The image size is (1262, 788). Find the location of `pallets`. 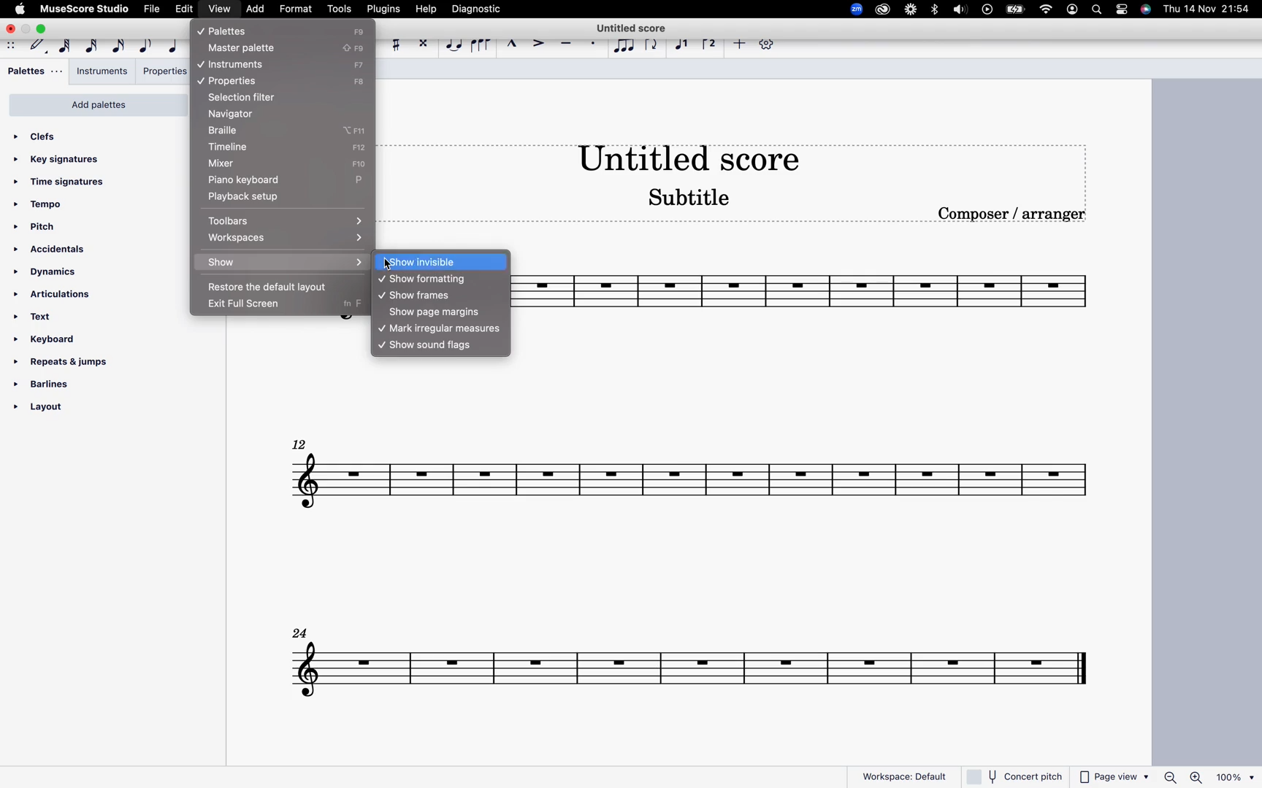

pallets is located at coordinates (34, 71).